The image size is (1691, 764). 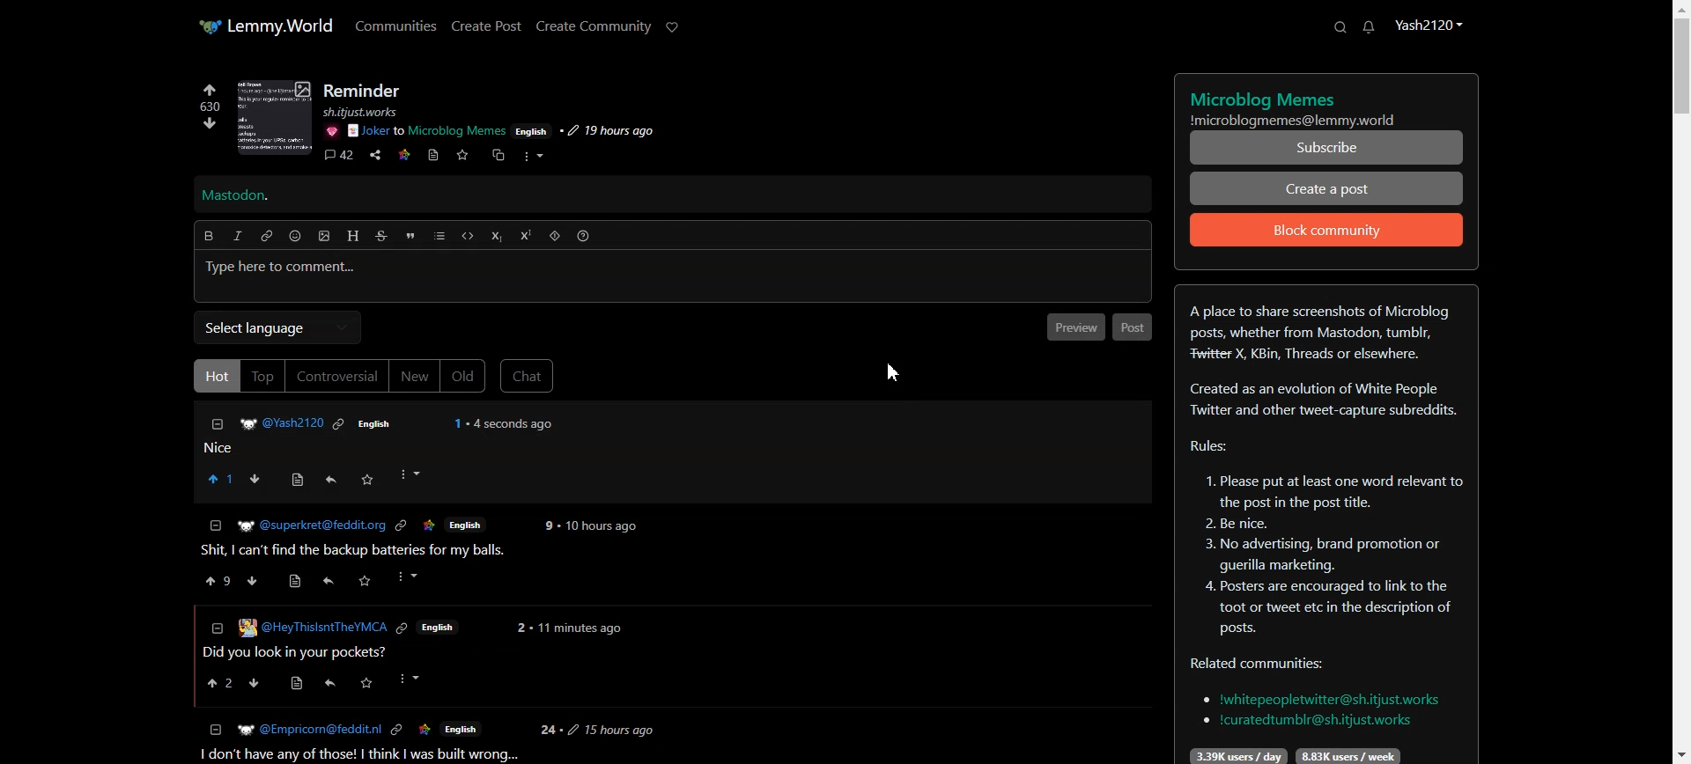 What do you see at coordinates (468, 236) in the screenshot?
I see `Code` at bounding box center [468, 236].